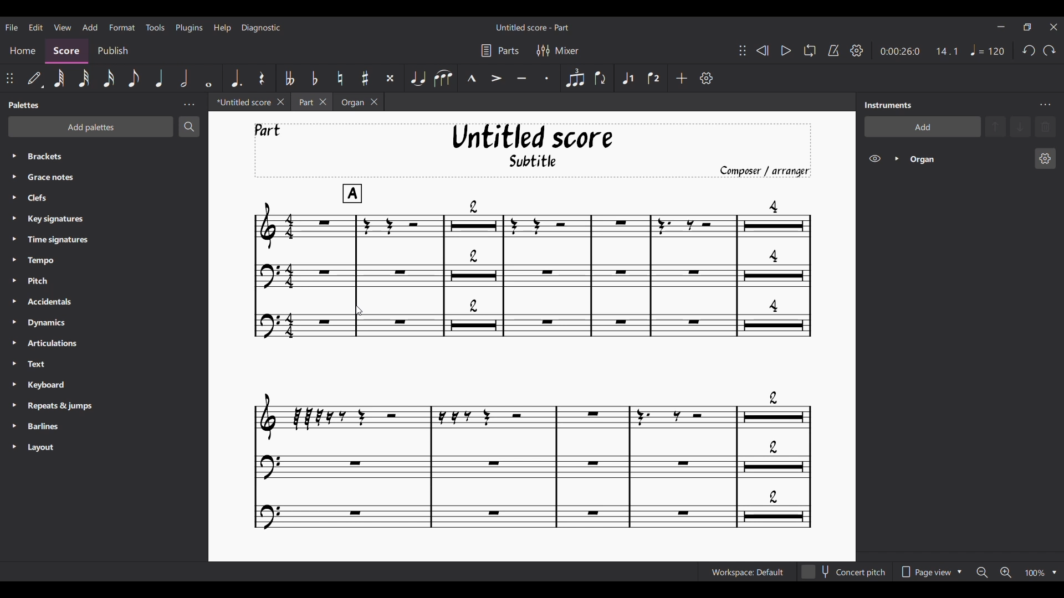 The height and width of the screenshot is (598, 1064). Describe the element at coordinates (184, 78) in the screenshot. I see `Half note` at that location.